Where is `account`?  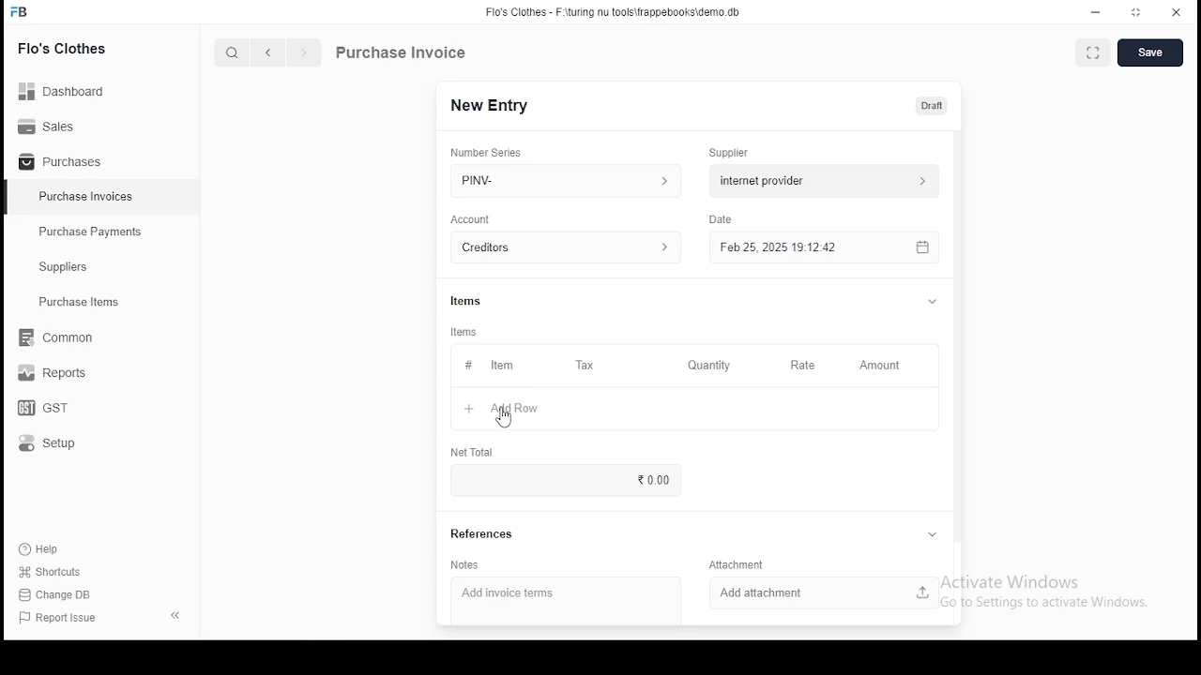
account is located at coordinates (567, 248).